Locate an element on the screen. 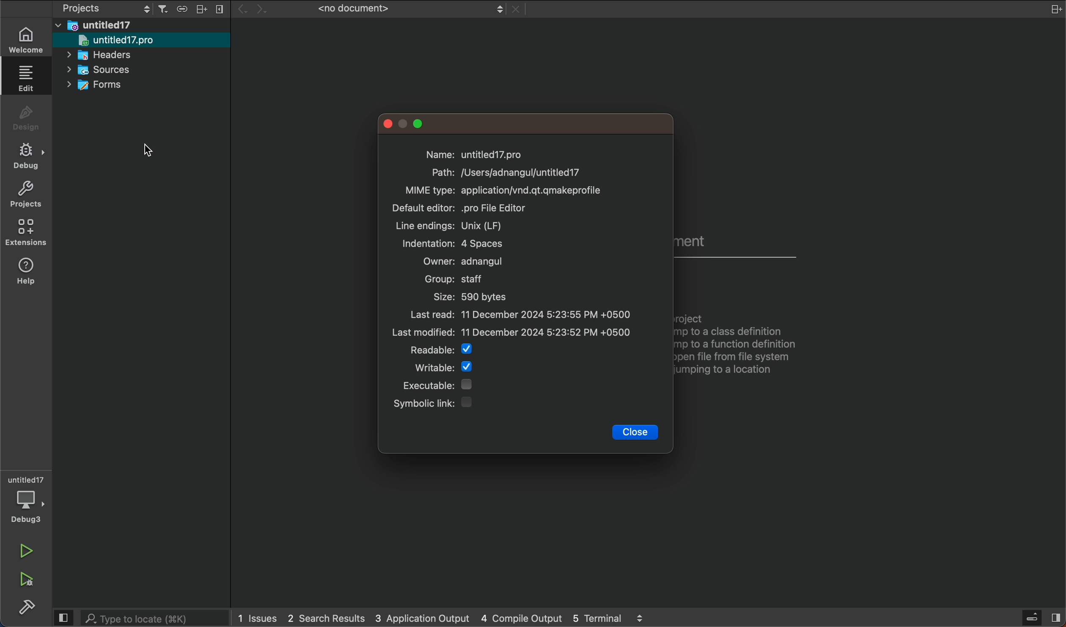 This screenshot has width=1066, height=627. debugger is located at coordinates (28, 498).